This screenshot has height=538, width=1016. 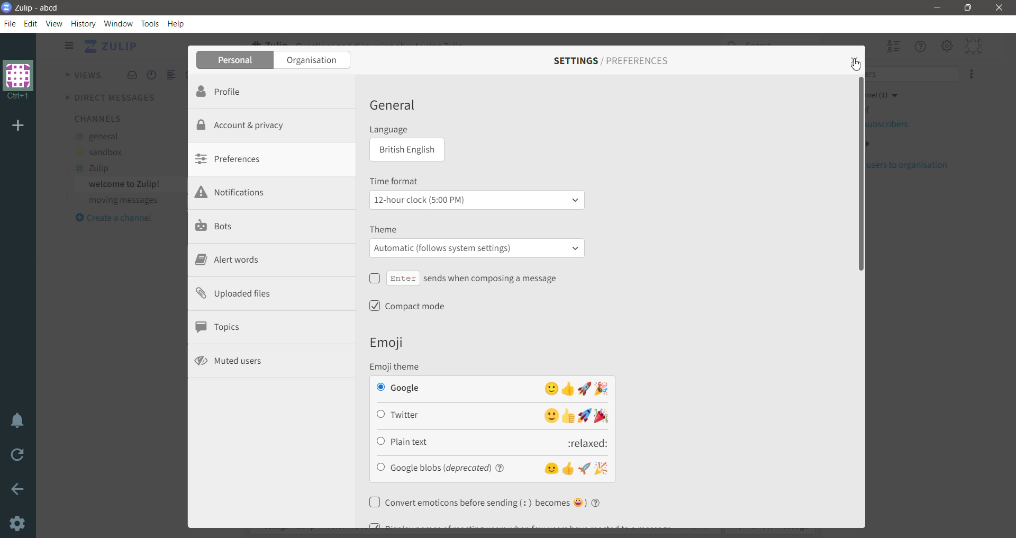 What do you see at coordinates (316, 61) in the screenshot?
I see `Organization` at bounding box center [316, 61].